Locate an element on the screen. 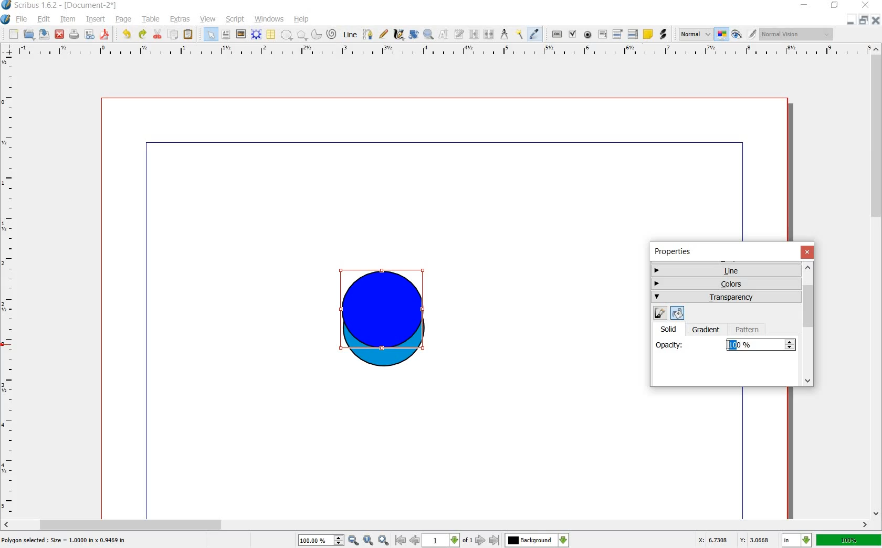  1 is located at coordinates (441, 541).